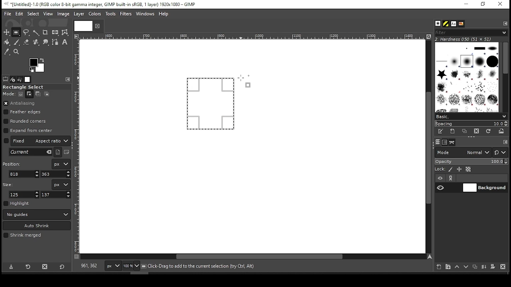 This screenshot has height=287, width=511. I want to click on selection, so click(211, 104).